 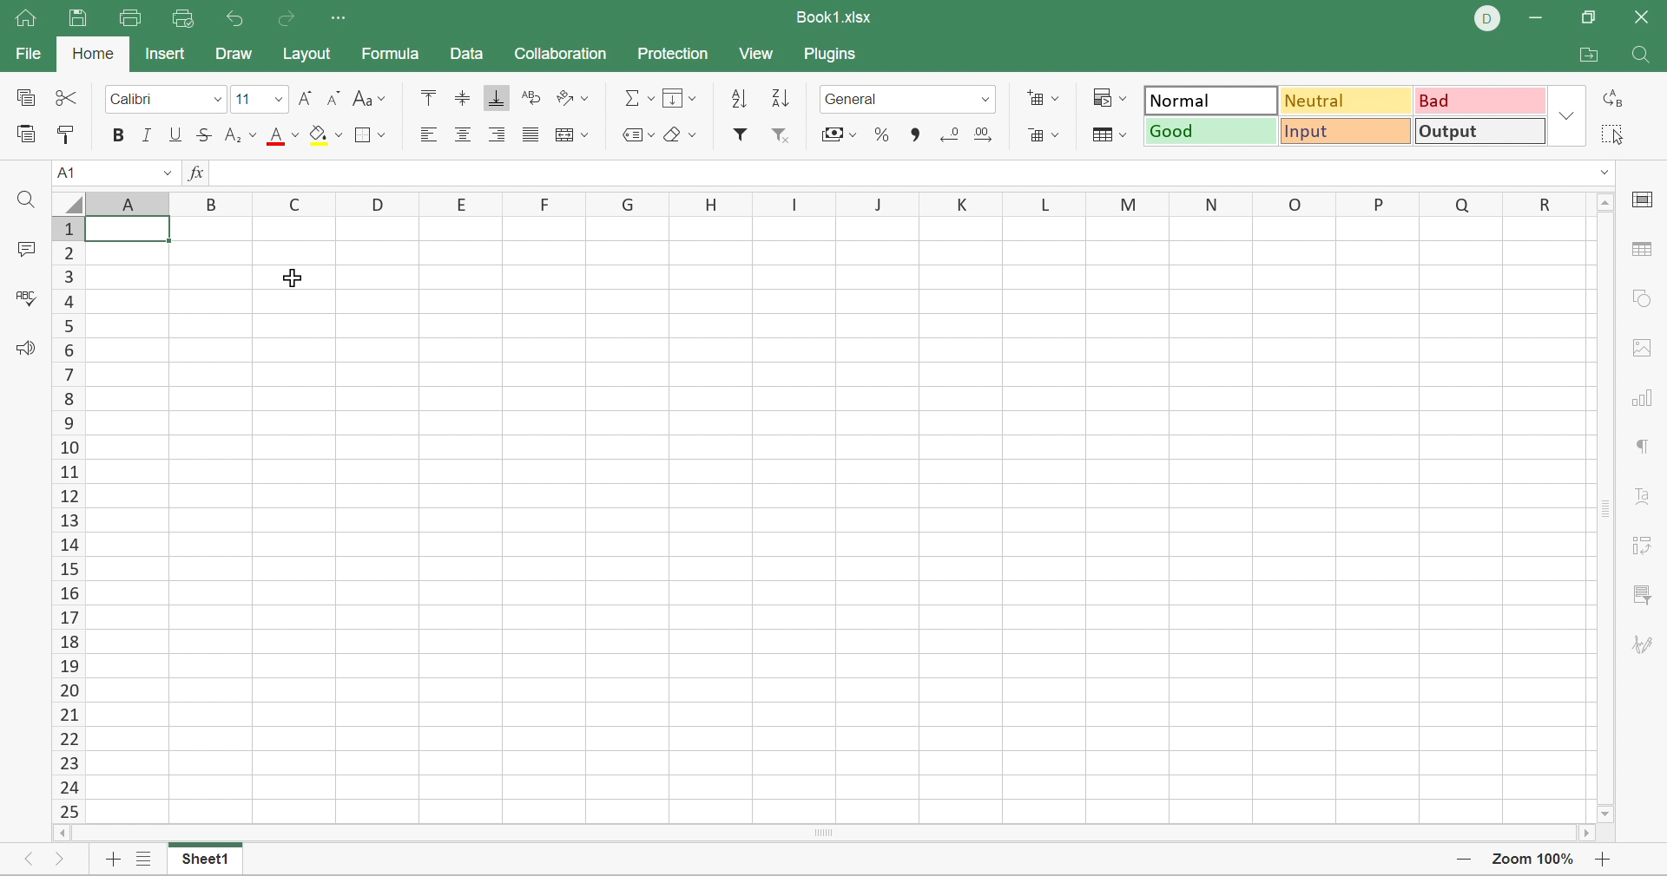 What do you see at coordinates (91, 53) in the screenshot?
I see `Home` at bounding box center [91, 53].